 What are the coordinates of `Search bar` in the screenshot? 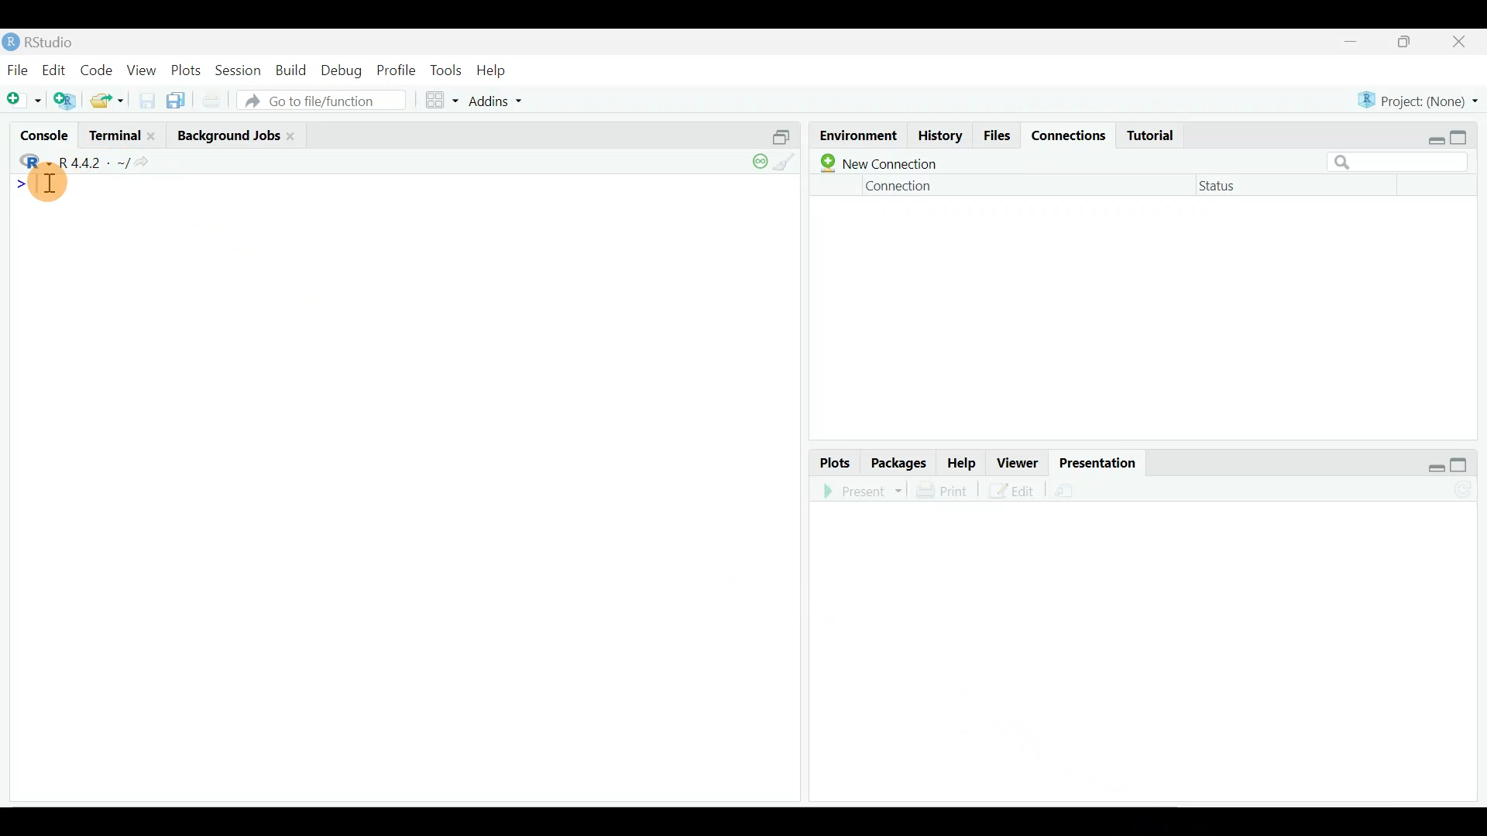 It's located at (1399, 163).